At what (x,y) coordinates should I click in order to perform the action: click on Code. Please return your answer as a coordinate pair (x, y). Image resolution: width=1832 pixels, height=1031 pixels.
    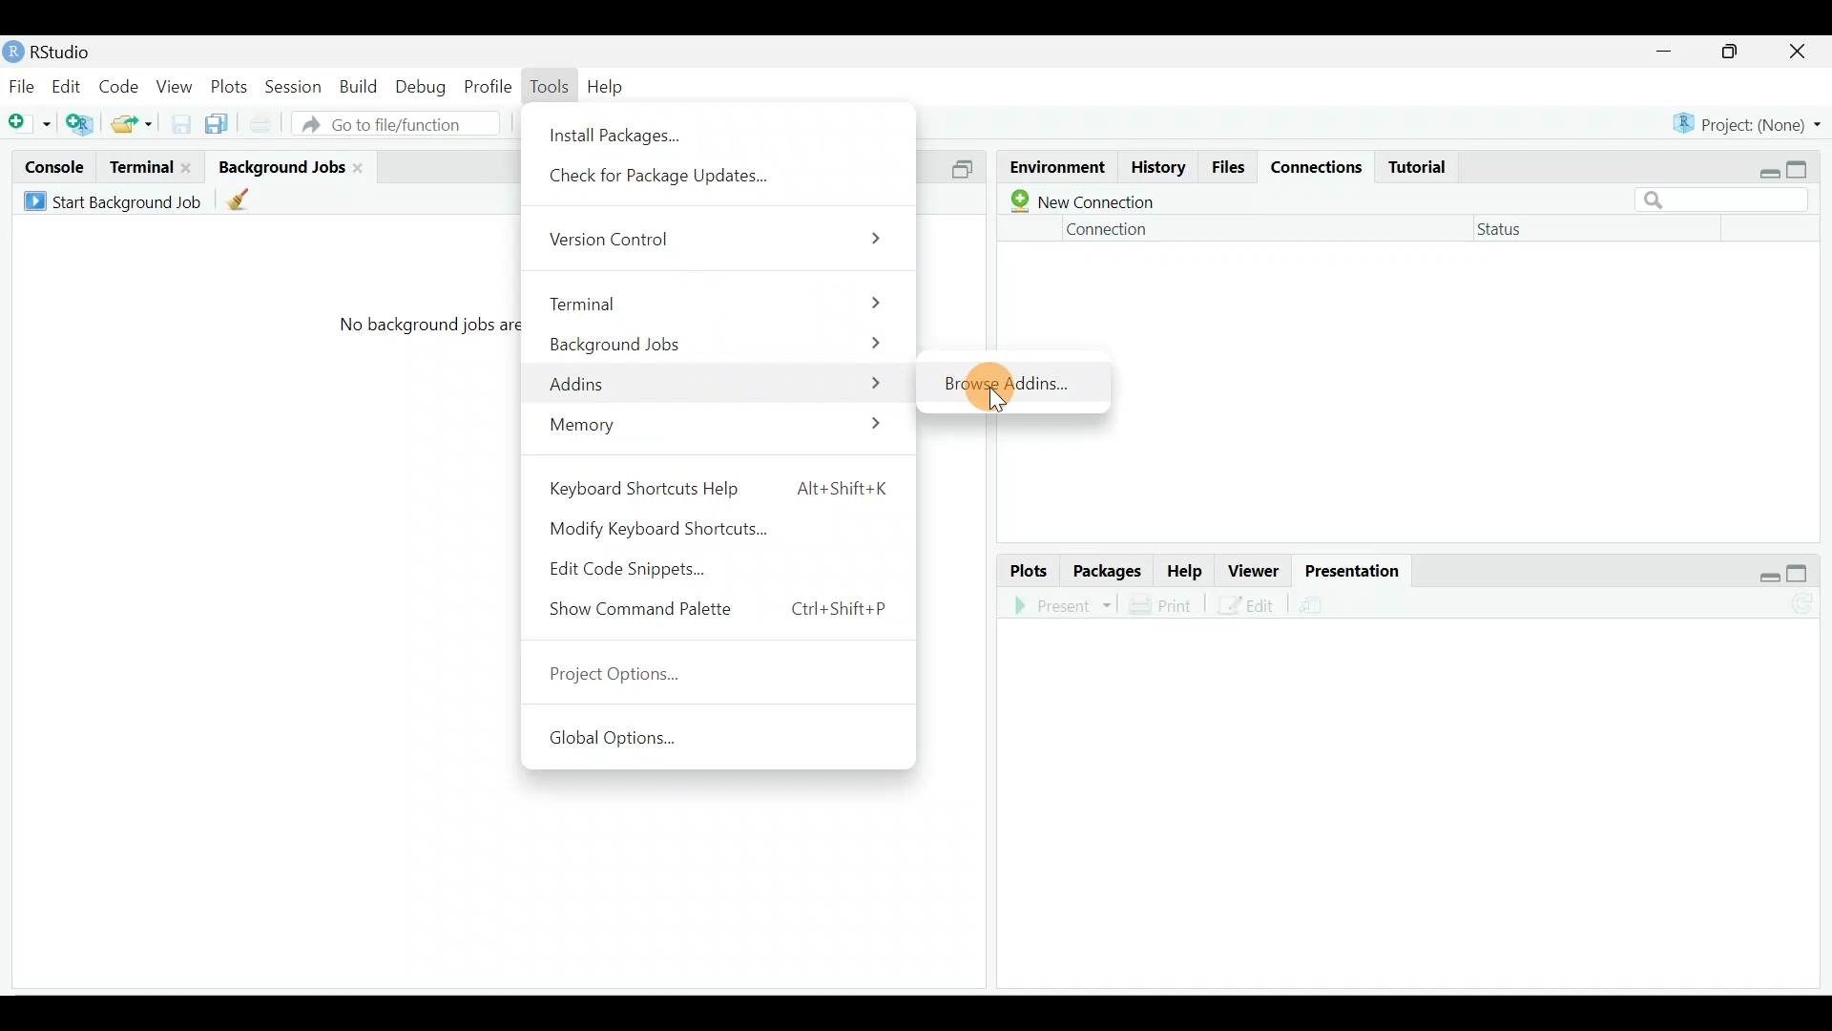
    Looking at the image, I should click on (121, 88).